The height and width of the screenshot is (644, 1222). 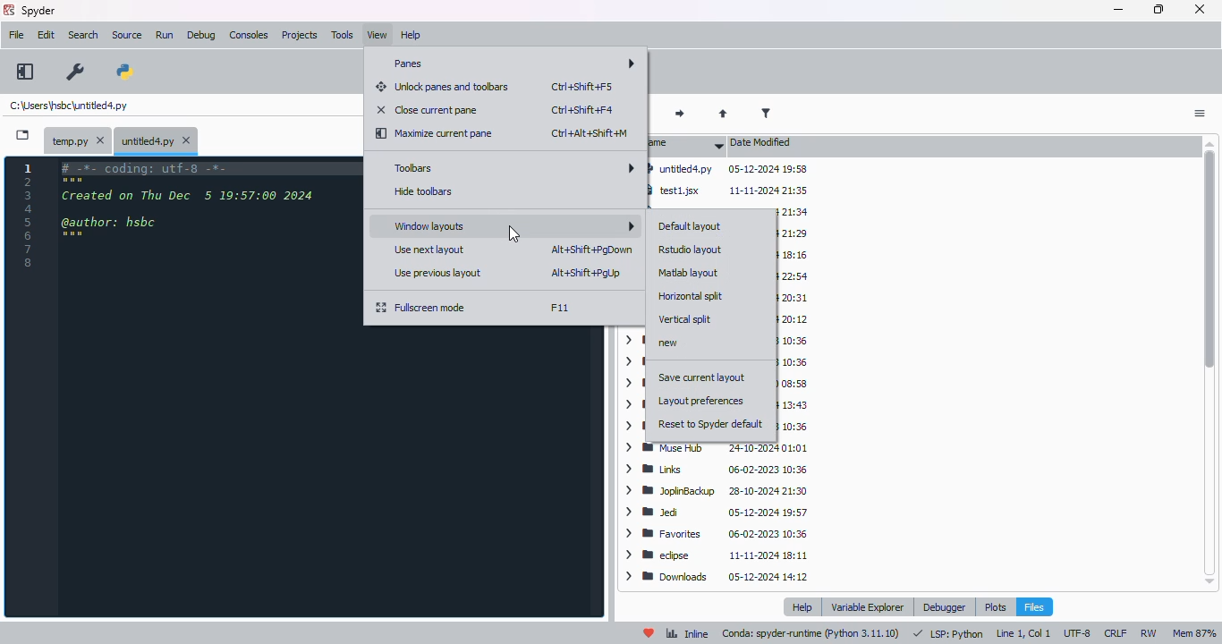 What do you see at coordinates (300, 35) in the screenshot?
I see `projects` at bounding box center [300, 35].